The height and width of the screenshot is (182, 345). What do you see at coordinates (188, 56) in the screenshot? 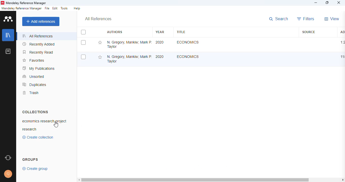
I see `Economics` at bounding box center [188, 56].